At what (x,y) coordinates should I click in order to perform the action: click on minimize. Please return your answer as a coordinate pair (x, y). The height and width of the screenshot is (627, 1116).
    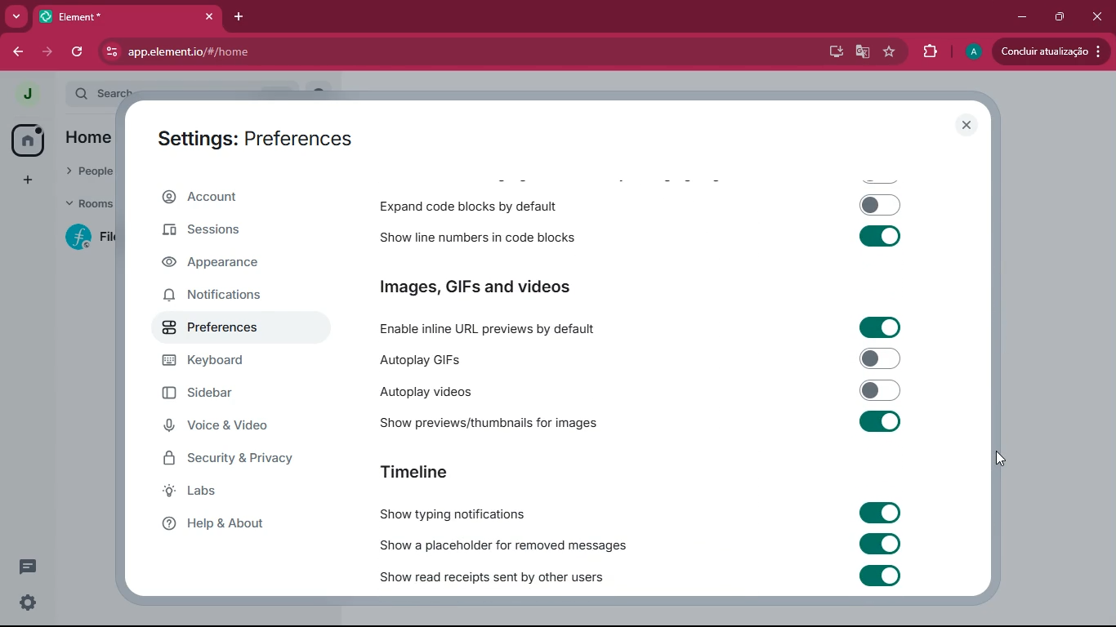
    Looking at the image, I should click on (1023, 17).